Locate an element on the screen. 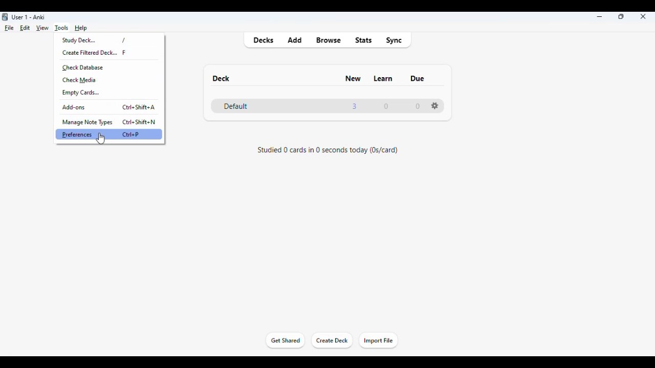 The height and width of the screenshot is (368, 655). empty cards is located at coordinates (81, 93).